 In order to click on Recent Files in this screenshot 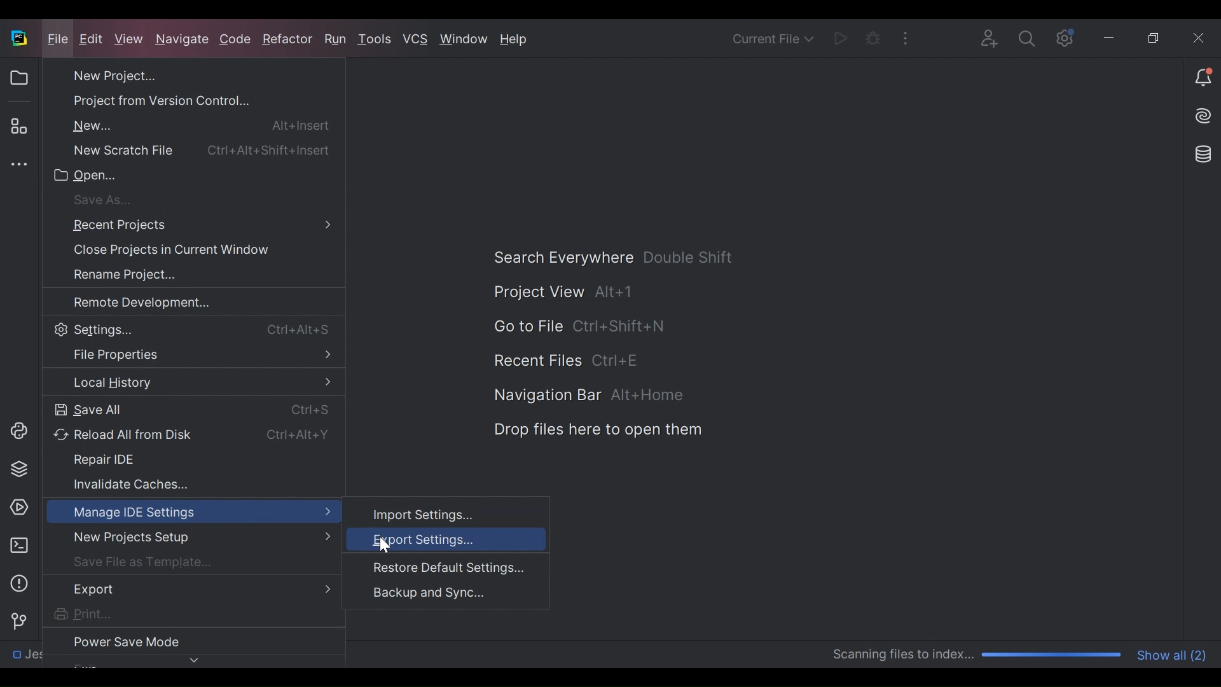, I will do `click(567, 360)`.